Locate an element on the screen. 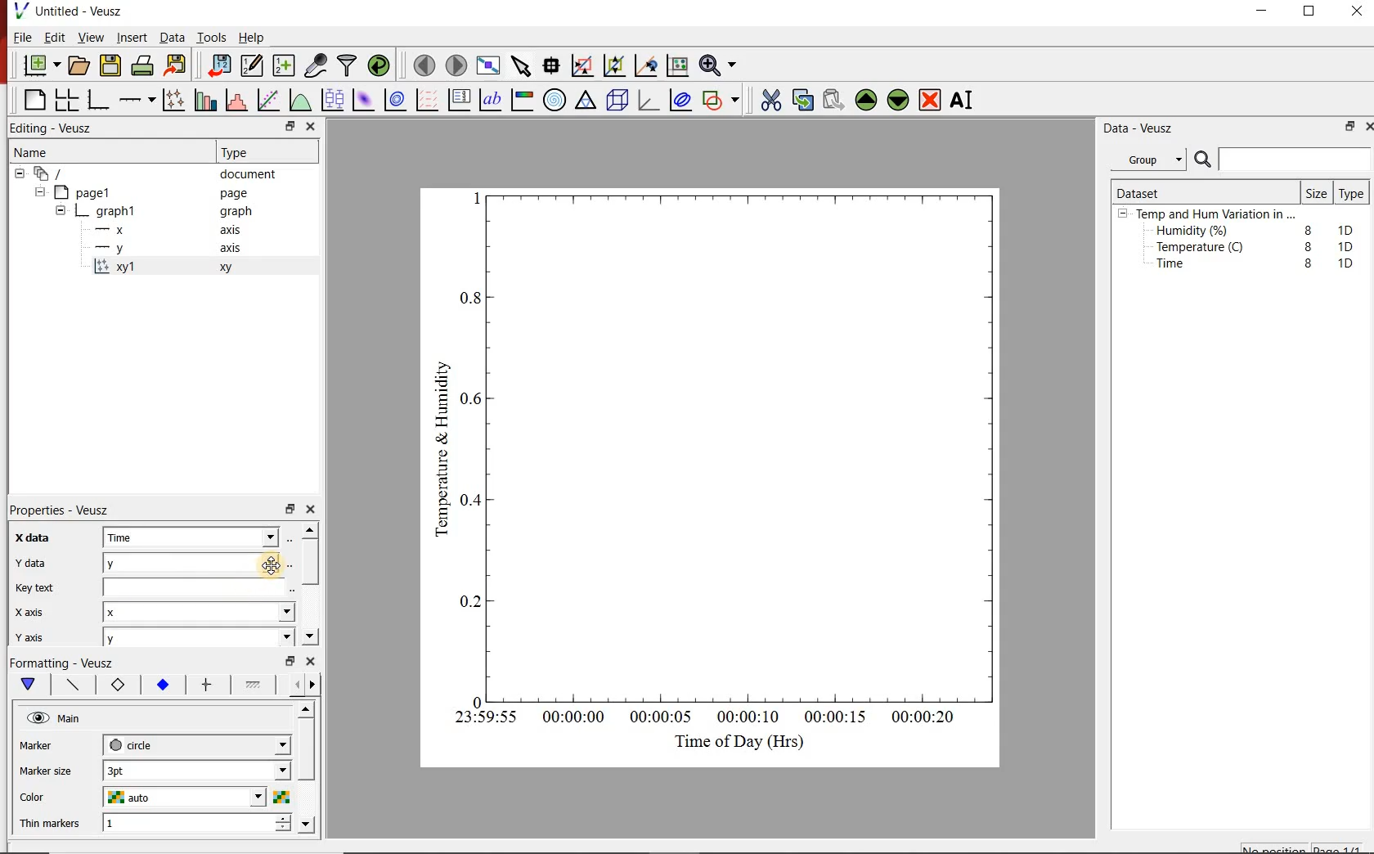 Image resolution: width=1374 pixels, height=854 pixels. Properties - Veusz is located at coordinates (68, 507).